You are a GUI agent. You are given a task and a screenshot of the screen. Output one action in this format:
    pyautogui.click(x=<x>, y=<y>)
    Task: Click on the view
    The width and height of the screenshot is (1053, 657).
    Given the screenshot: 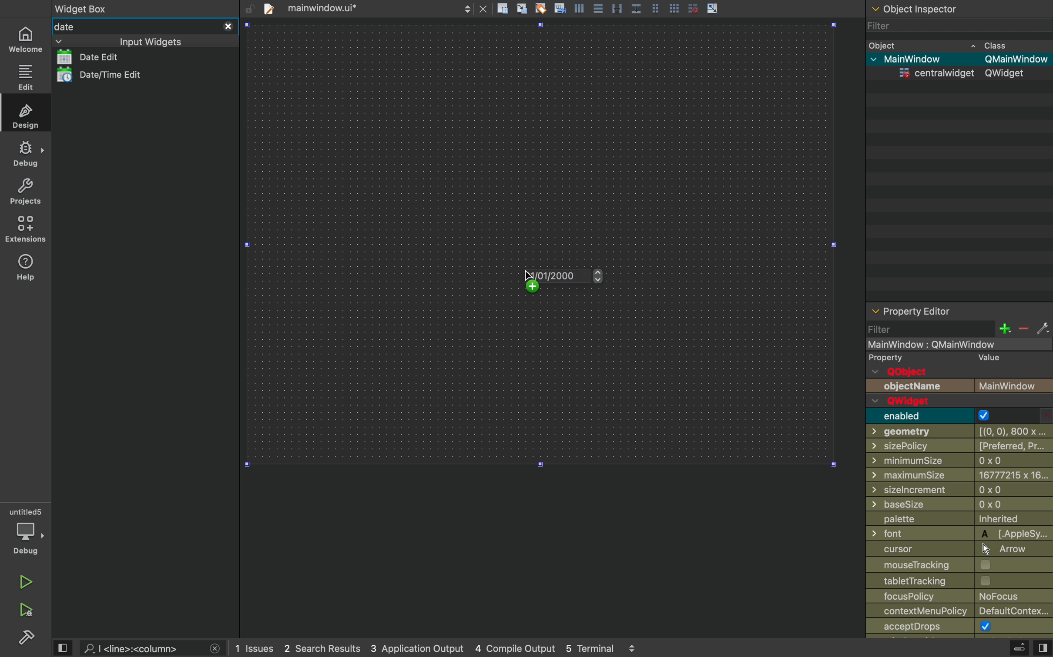 What is the action you would take?
    pyautogui.click(x=1043, y=647)
    